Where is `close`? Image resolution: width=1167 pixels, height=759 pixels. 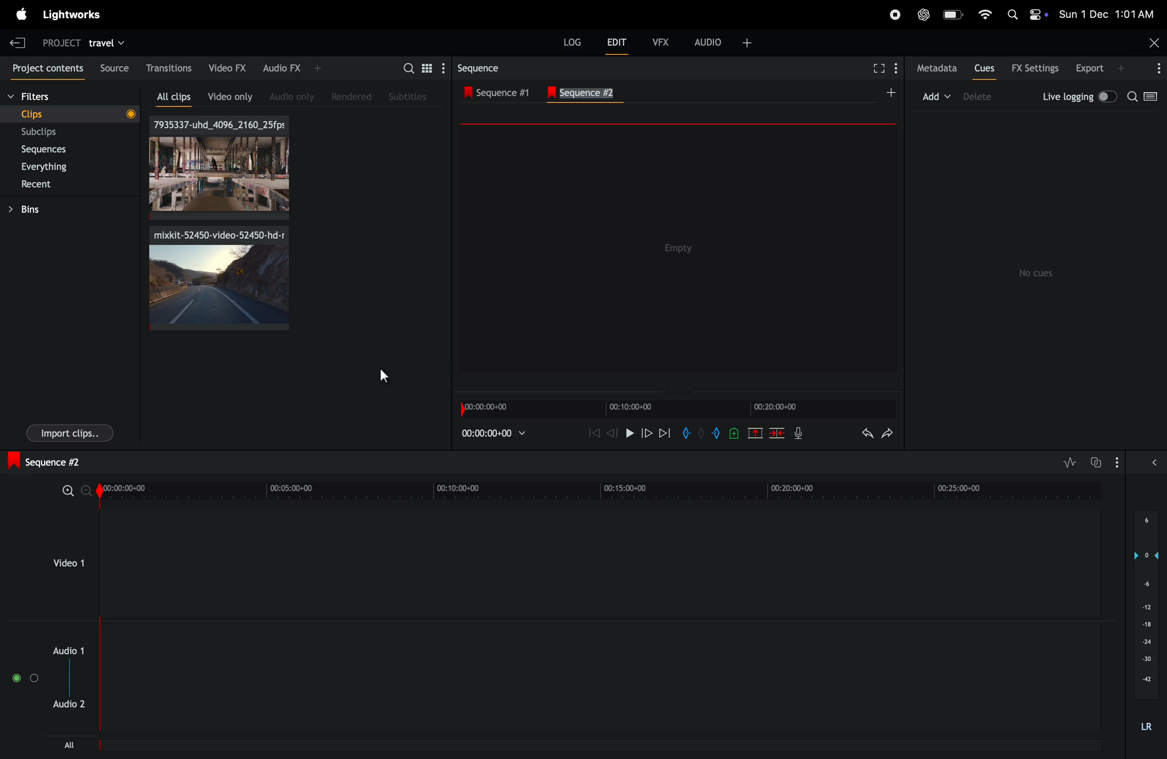
close is located at coordinates (1154, 41).